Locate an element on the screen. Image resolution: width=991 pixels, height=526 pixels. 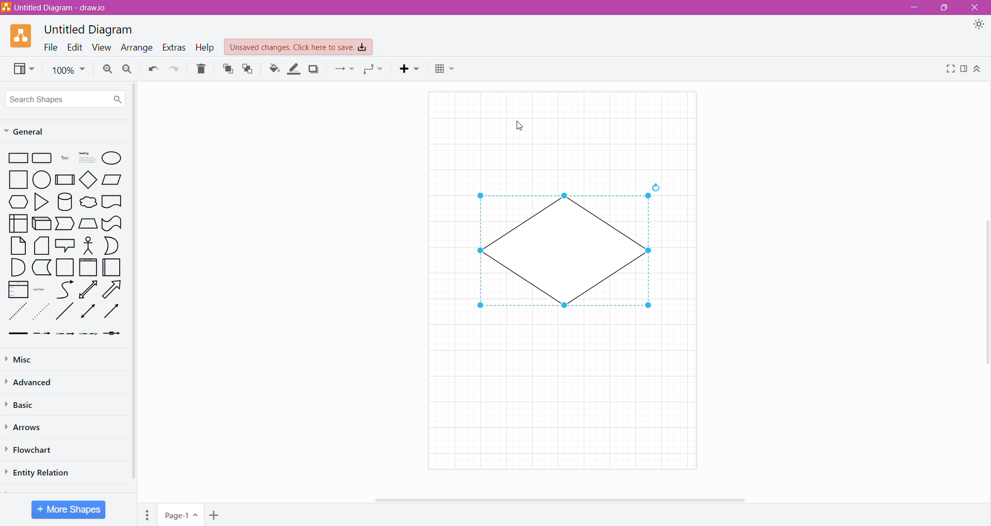
General is located at coordinates (30, 132).